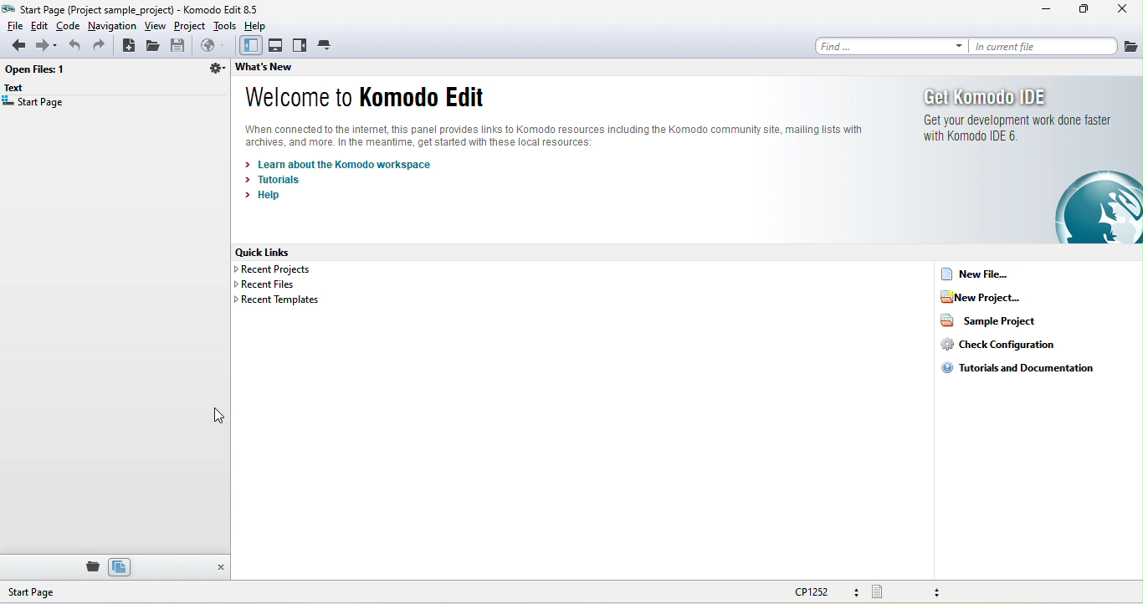 The height and width of the screenshot is (604, 1143). I want to click on tutorials, so click(279, 180).